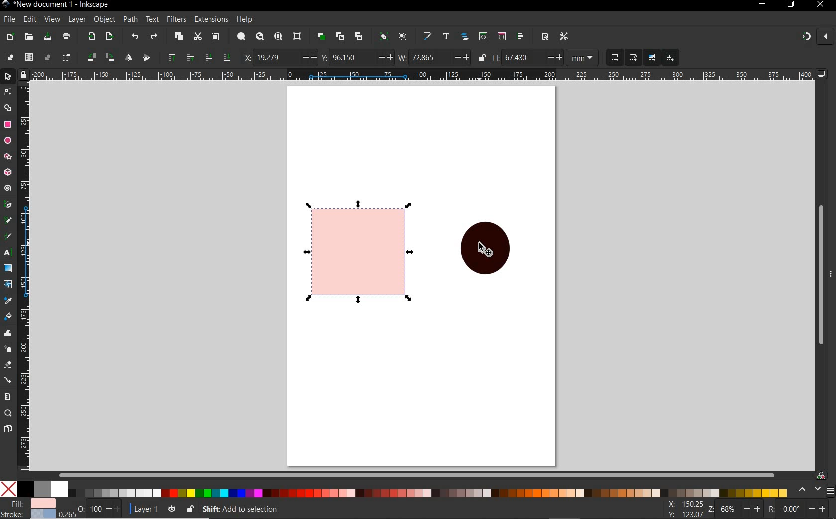 This screenshot has width=836, height=519. Describe the element at coordinates (6, 253) in the screenshot. I see `text tool` at that location.